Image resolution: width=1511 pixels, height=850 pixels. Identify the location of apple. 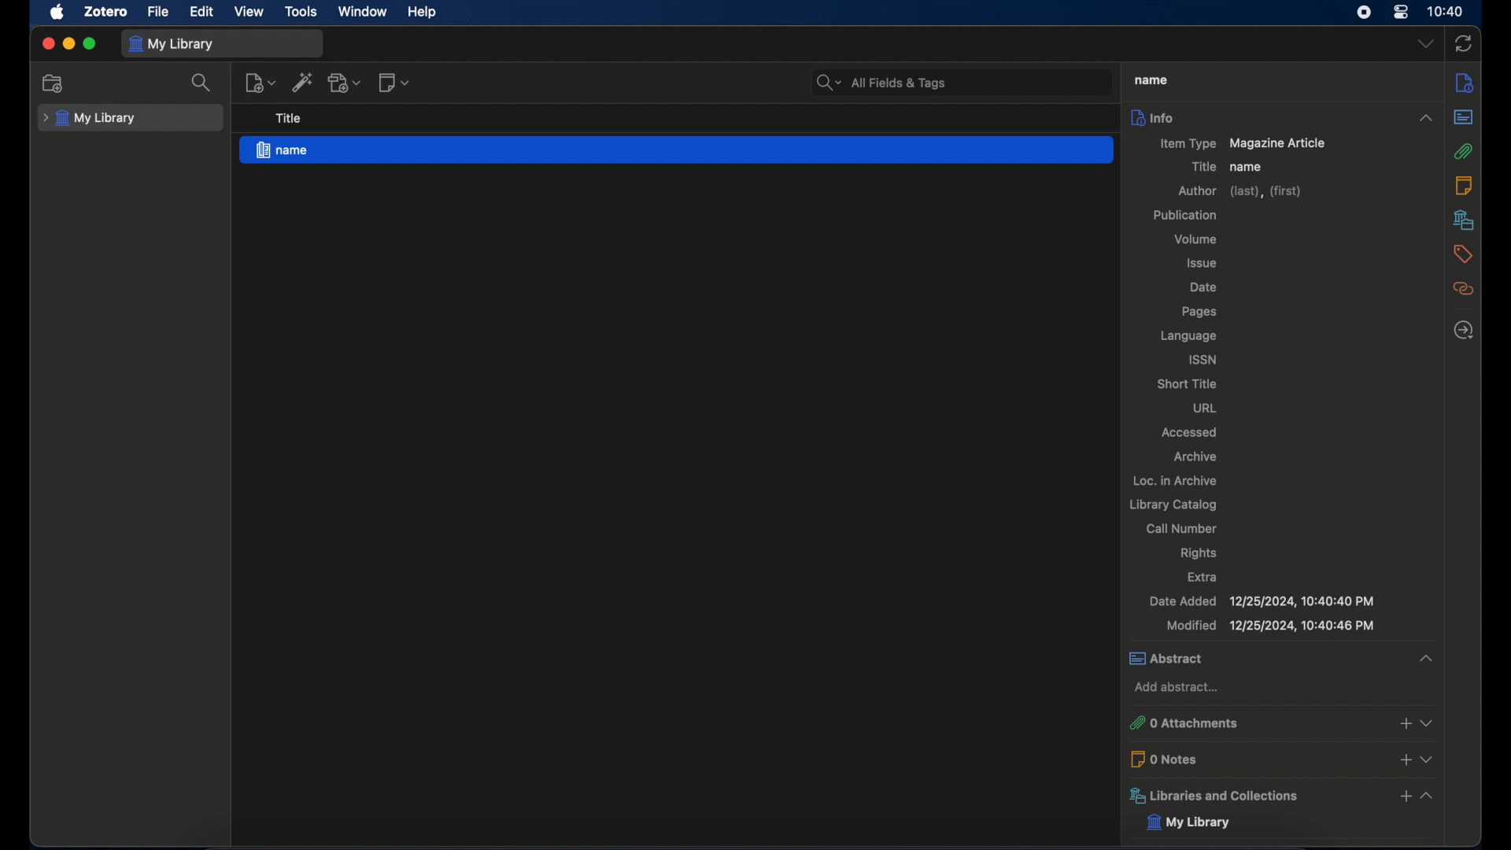
(57, 13).